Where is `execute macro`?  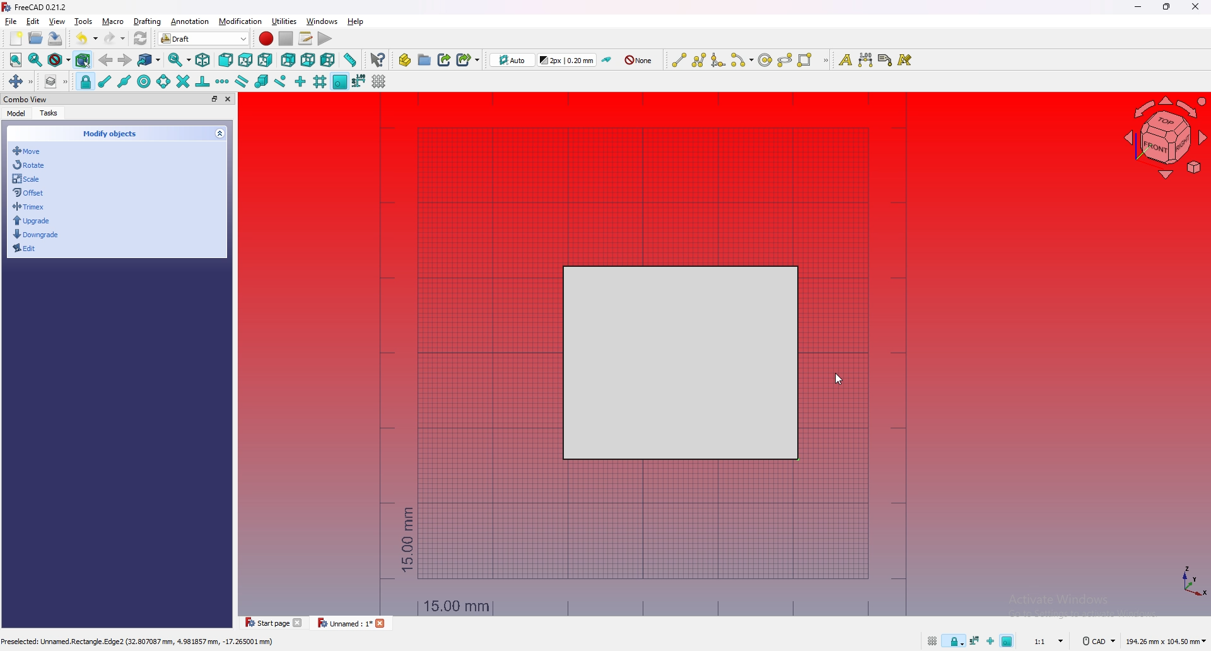 execute macro is located at coordinates (325, 38).